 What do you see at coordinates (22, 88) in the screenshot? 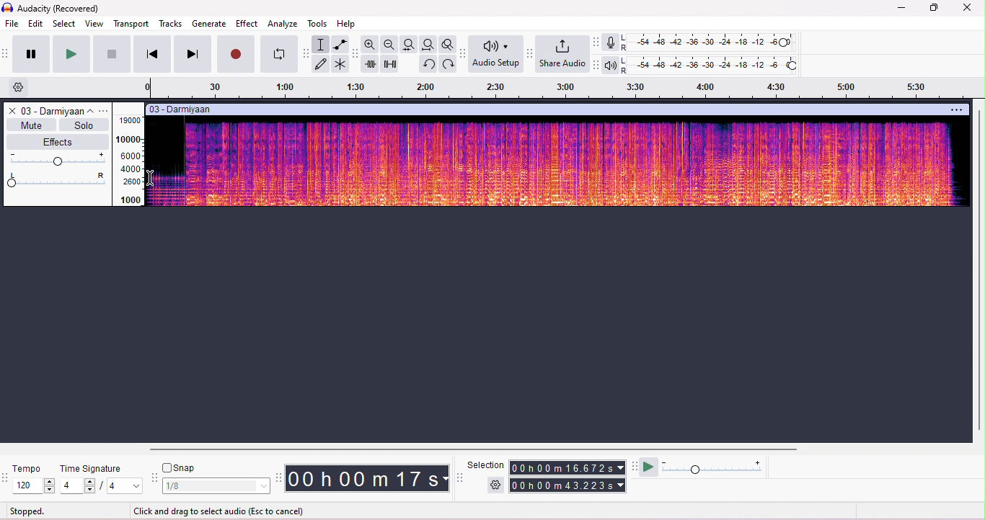
I see `settings` at bounding box center [22, 88].